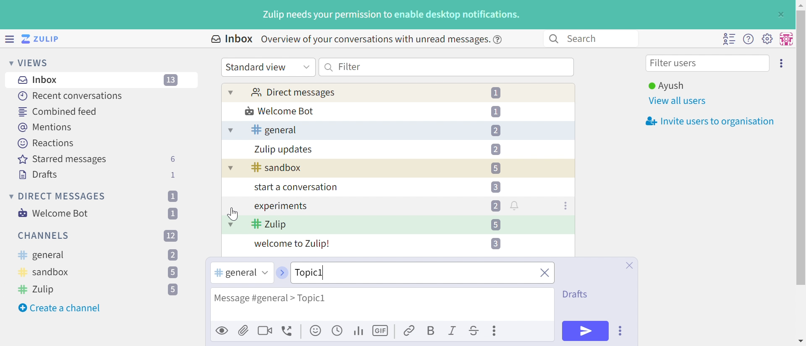 This screenshot has height=346, width=806. Describe the element at coordinates (171, 235) in the screenshot. I see `12` at that location.